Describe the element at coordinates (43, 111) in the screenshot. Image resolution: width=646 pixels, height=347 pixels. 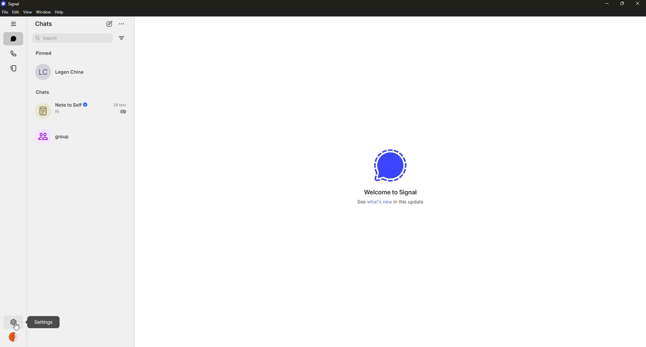
I see `Chat Icon` at that location.